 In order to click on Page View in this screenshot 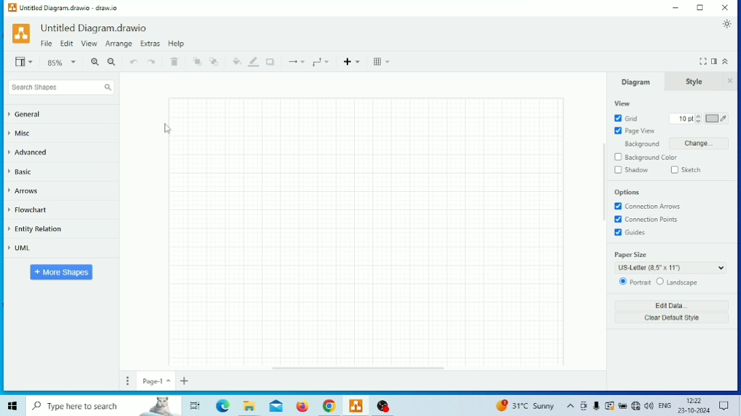, I will do `click(635, 131)`.